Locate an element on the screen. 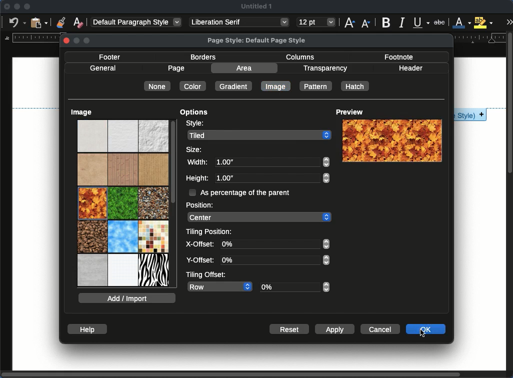  size is located at coordinates (194, 149).